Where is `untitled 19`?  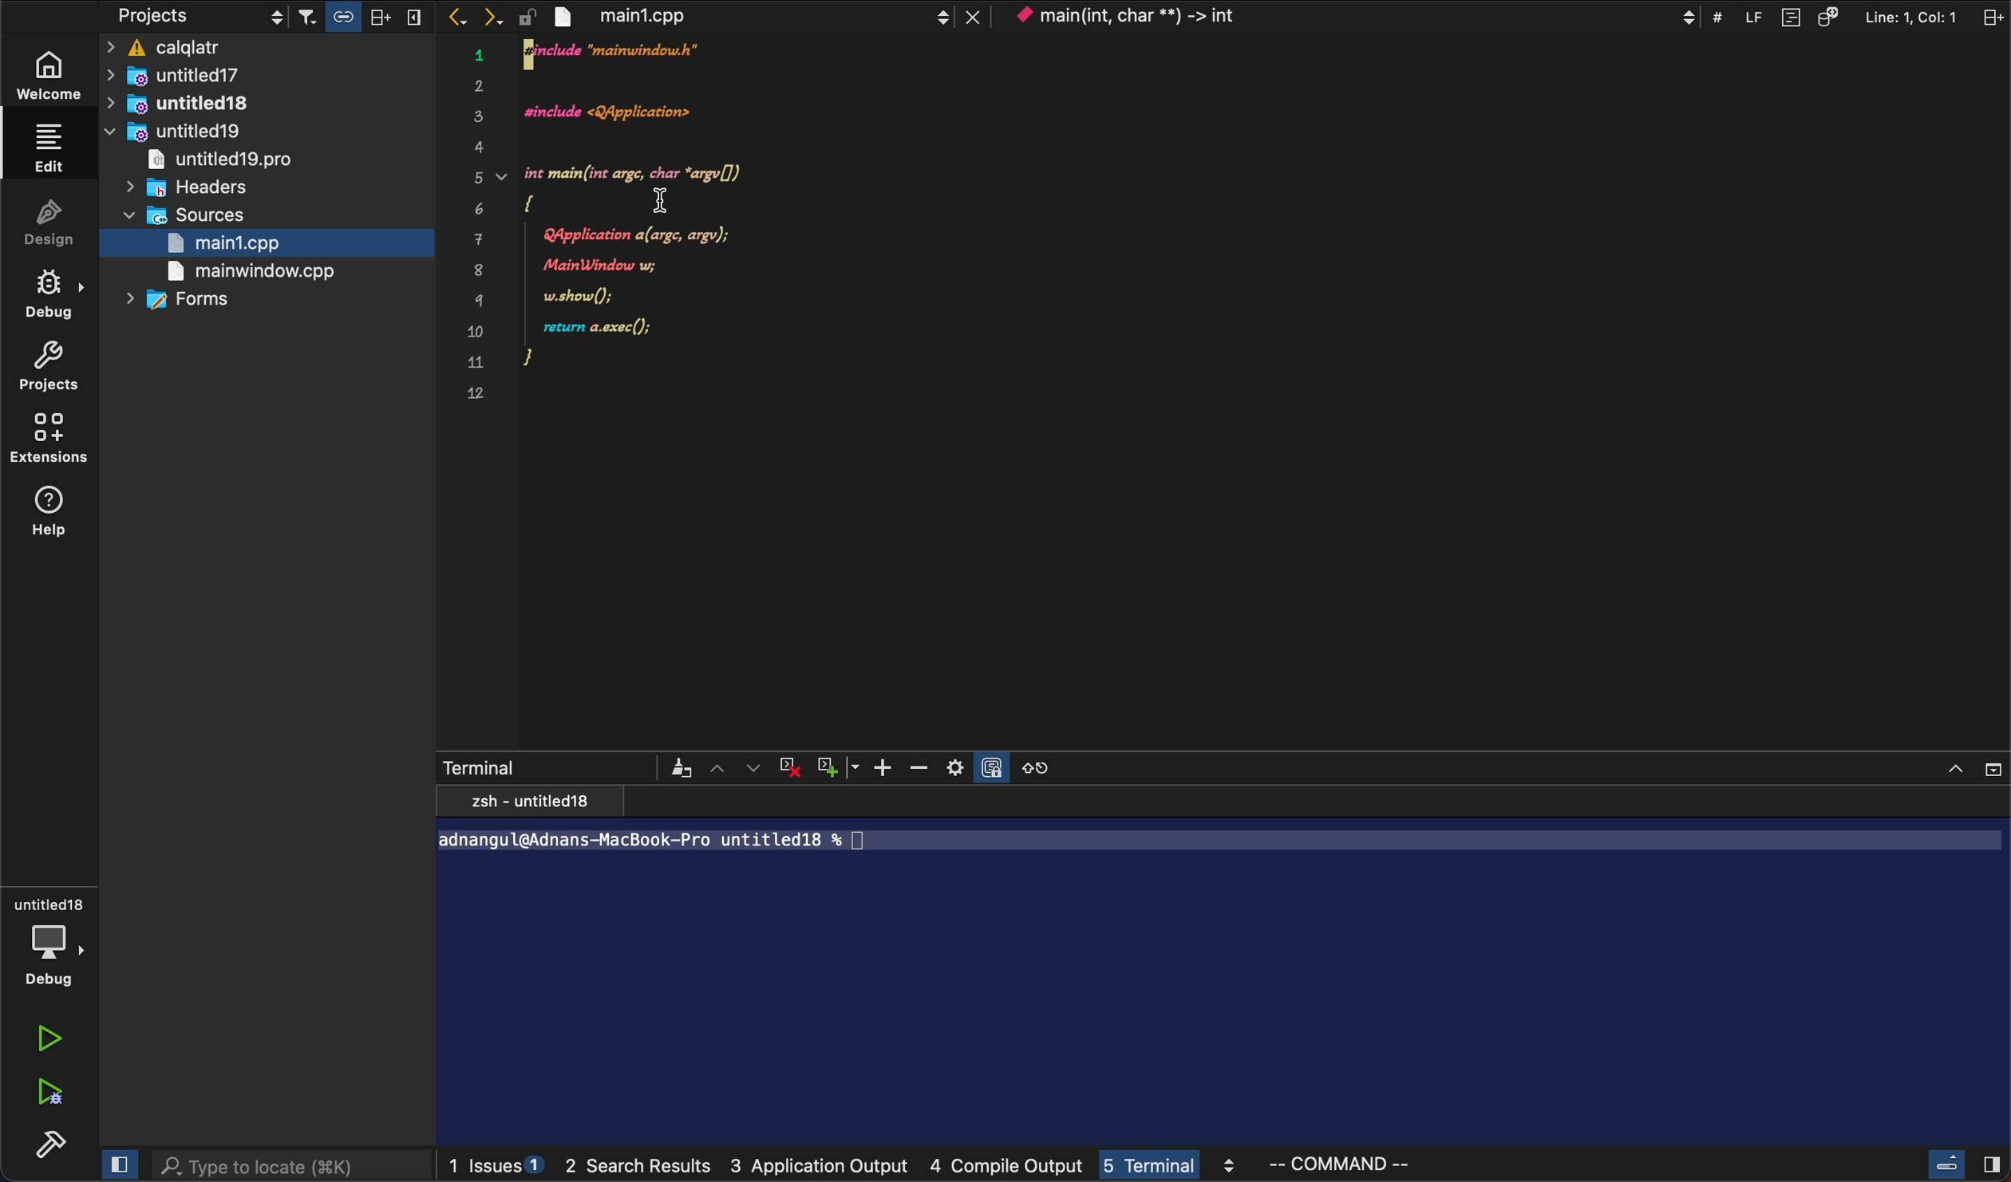
untitled 19 is located at coordinates (224, 162).